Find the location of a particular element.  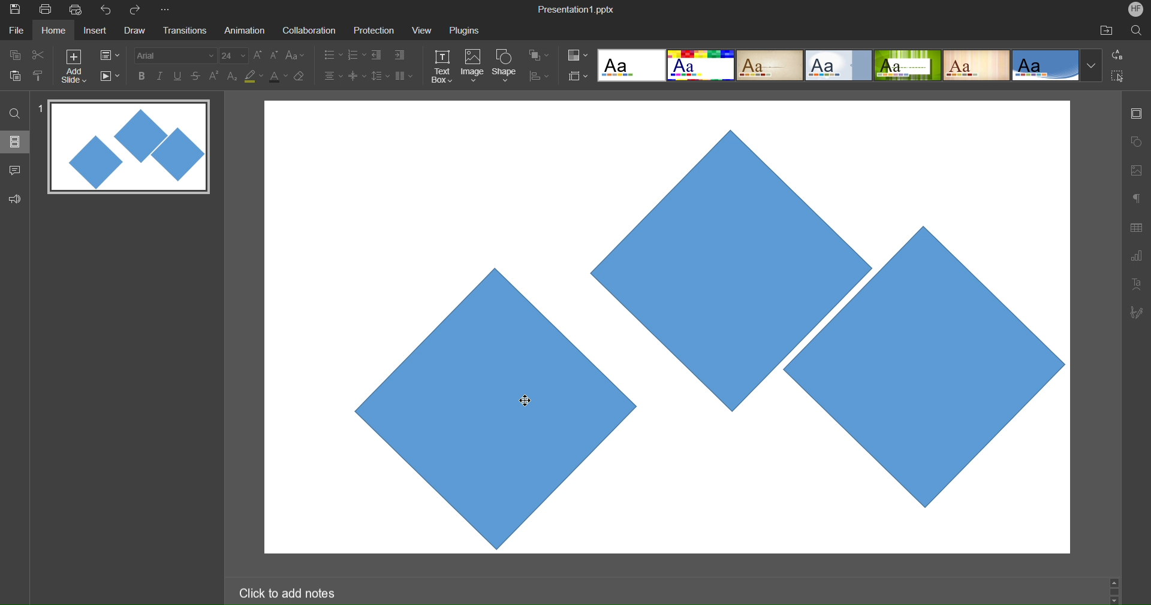

Slide Settings is located at coordinates (1135, 113).